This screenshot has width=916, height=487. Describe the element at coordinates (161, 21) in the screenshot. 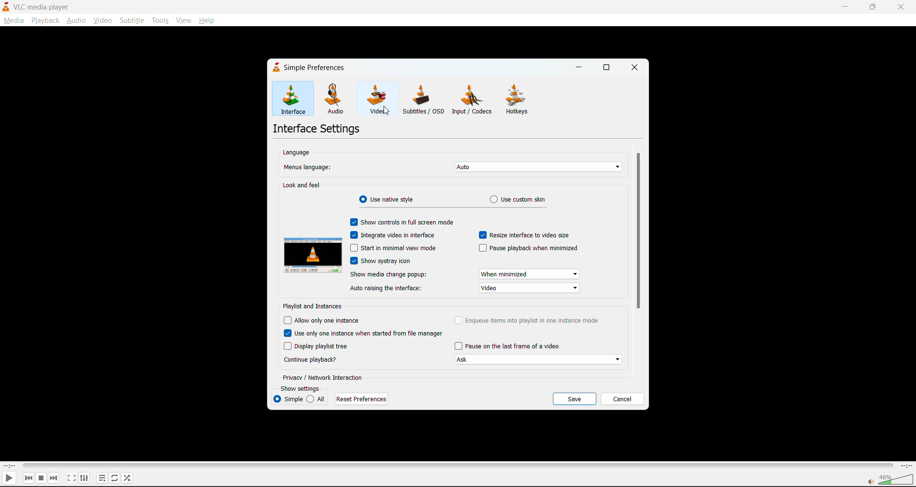

I see `tools` at that location.